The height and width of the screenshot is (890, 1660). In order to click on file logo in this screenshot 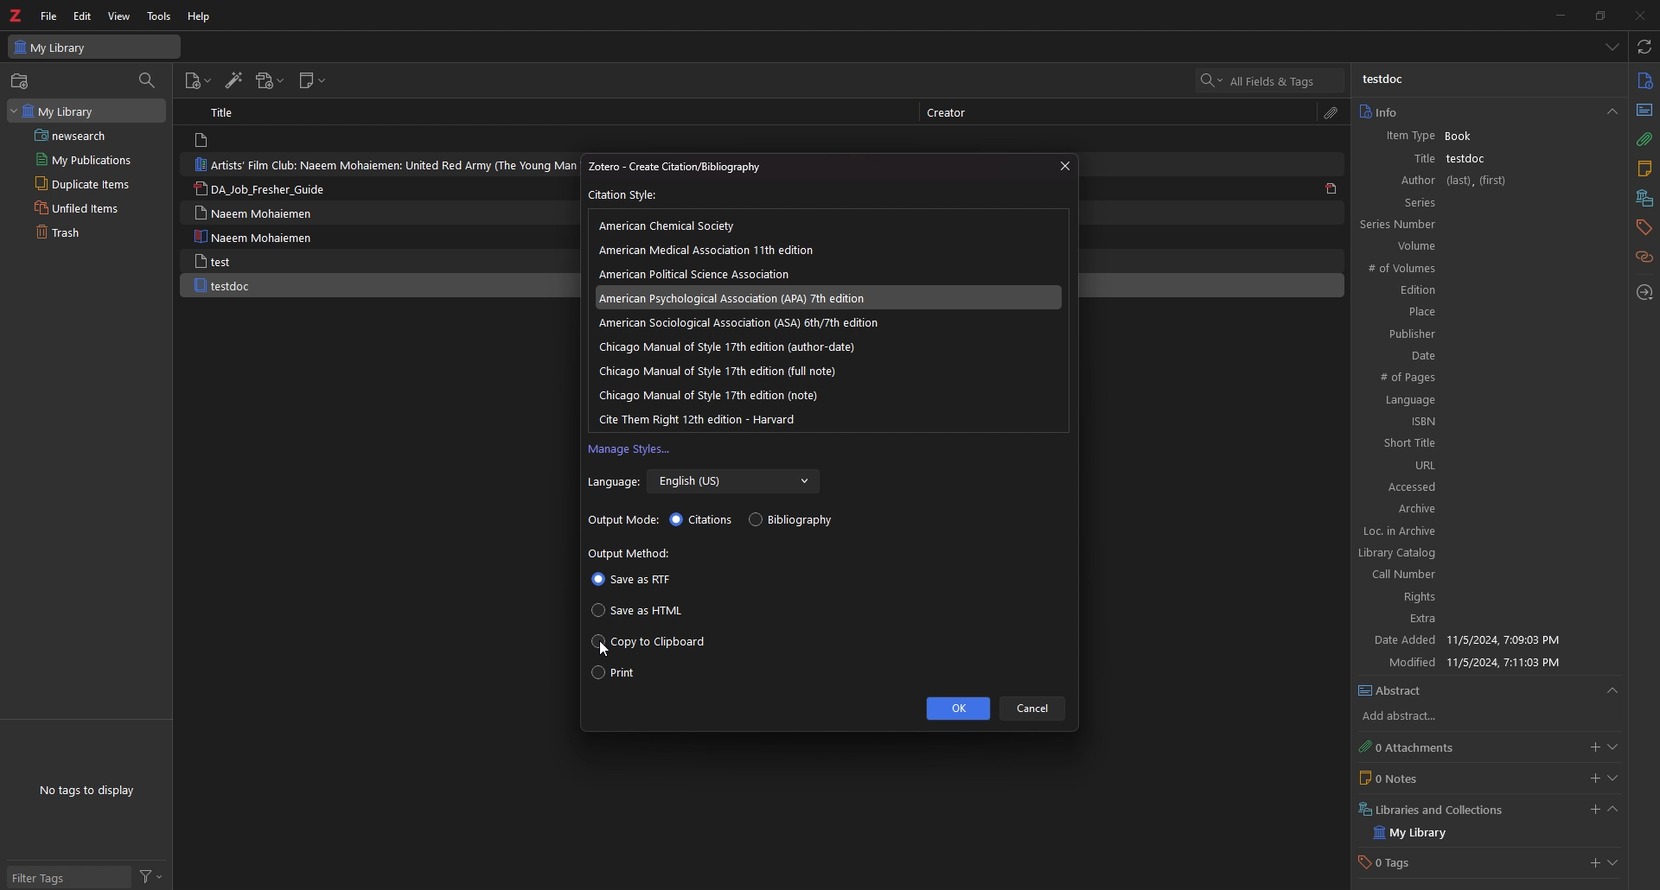, I will do `click(204, 141)`.